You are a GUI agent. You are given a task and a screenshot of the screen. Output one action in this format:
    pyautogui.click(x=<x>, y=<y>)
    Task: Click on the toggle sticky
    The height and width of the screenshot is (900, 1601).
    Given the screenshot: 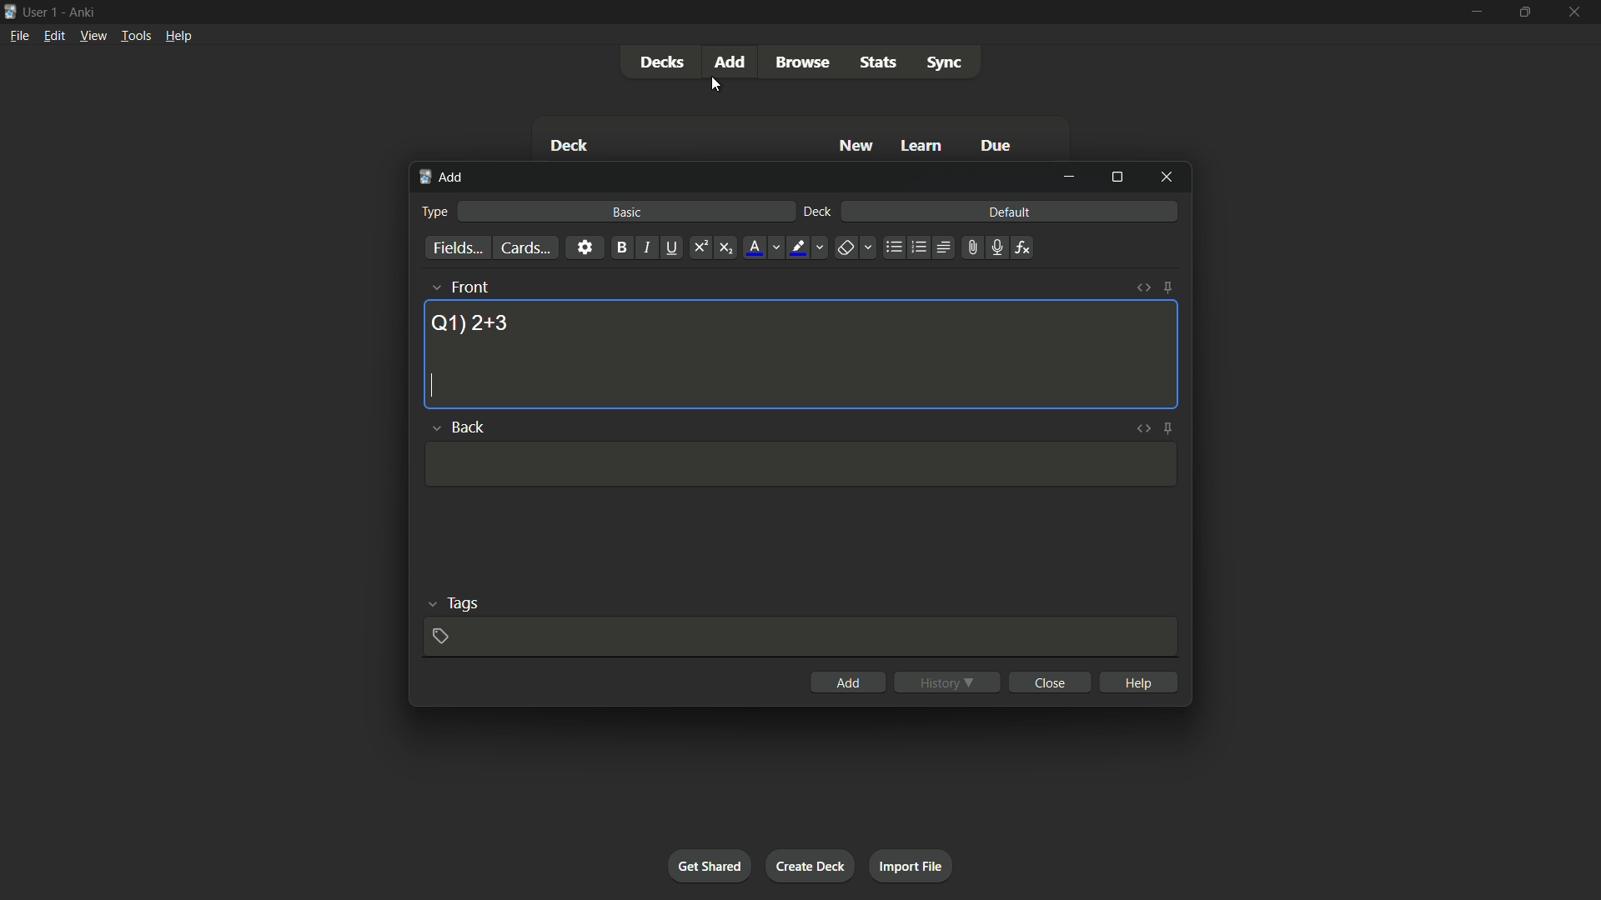 What is the action you would take?
    pyautogui.click(x=1167, y=287)
    